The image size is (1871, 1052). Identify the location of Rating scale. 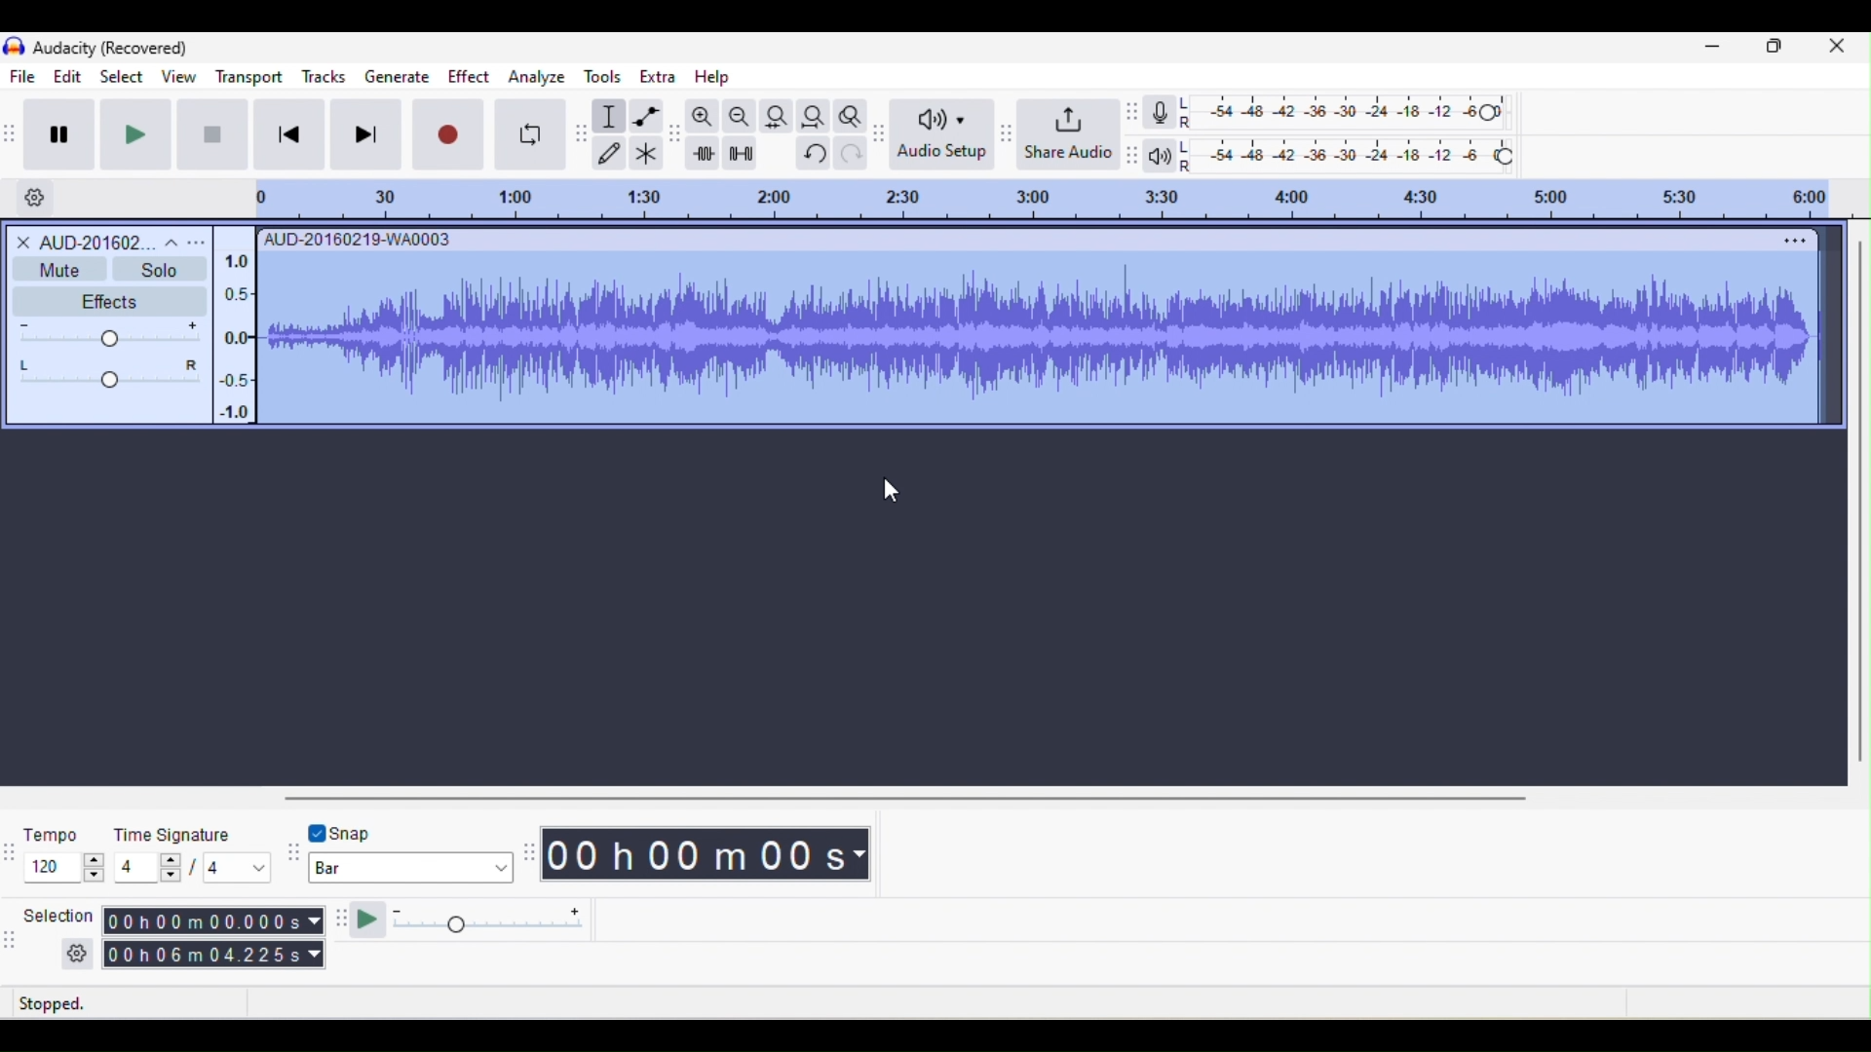
(1040, 199).